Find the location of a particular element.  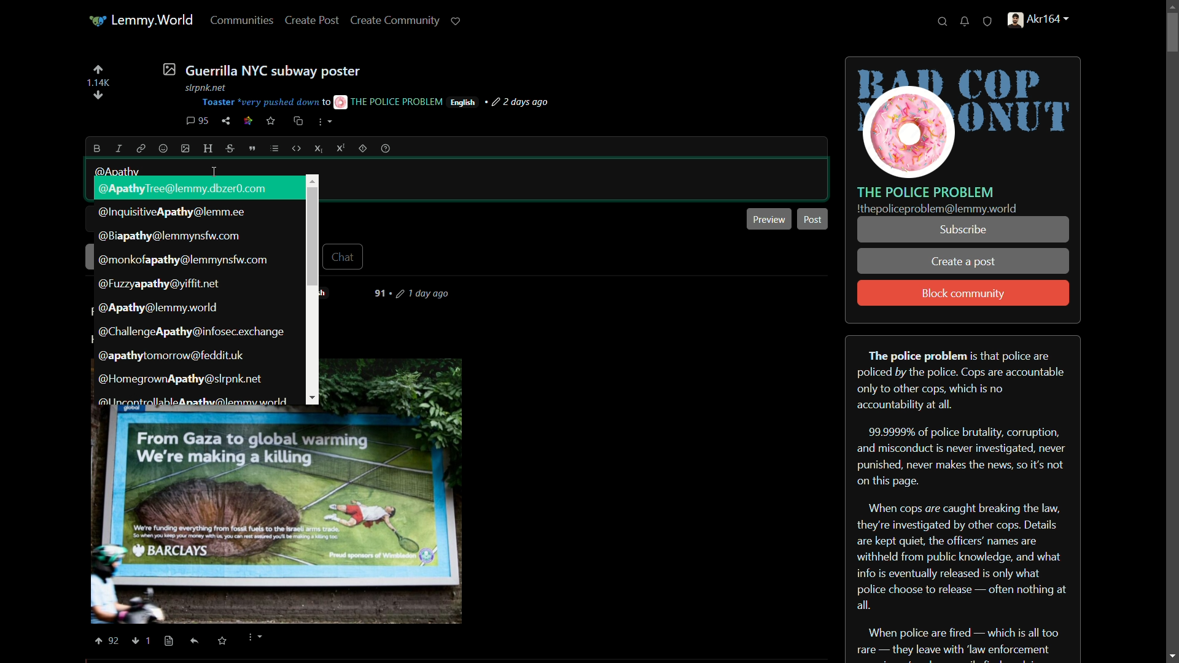

preview  is located at coordinates (769, 219).